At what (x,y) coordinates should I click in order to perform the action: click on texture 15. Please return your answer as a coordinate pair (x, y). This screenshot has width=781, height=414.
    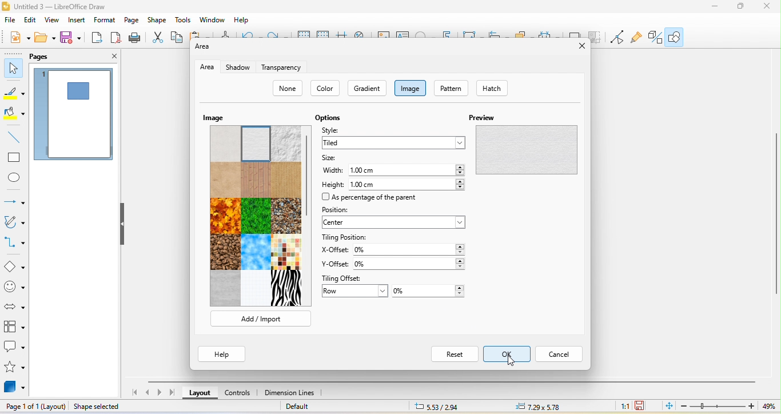
    Looking at the image, I should click on (287, 288).